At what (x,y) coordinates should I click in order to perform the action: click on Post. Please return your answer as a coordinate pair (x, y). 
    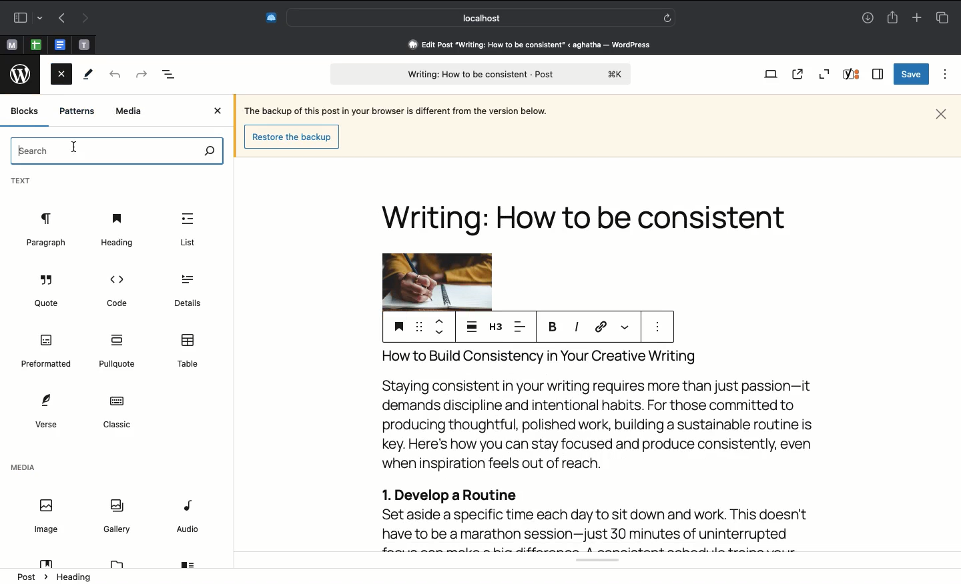
    Looking at the image, I should click on (478, 74).